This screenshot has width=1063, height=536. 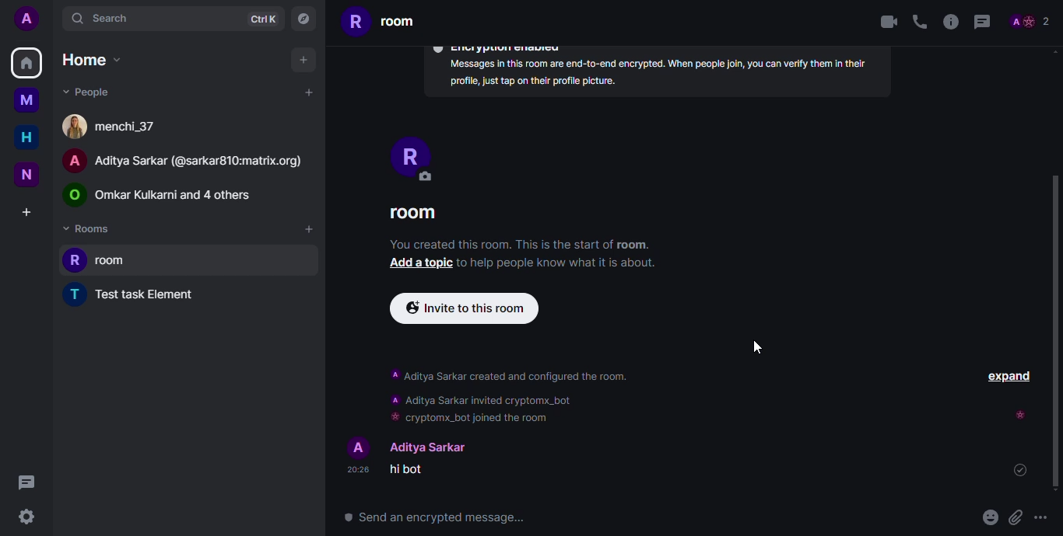 What do you see at coordinates (356, 447) in the screenshot?
I see `profile` at bounding box center [356, 447].